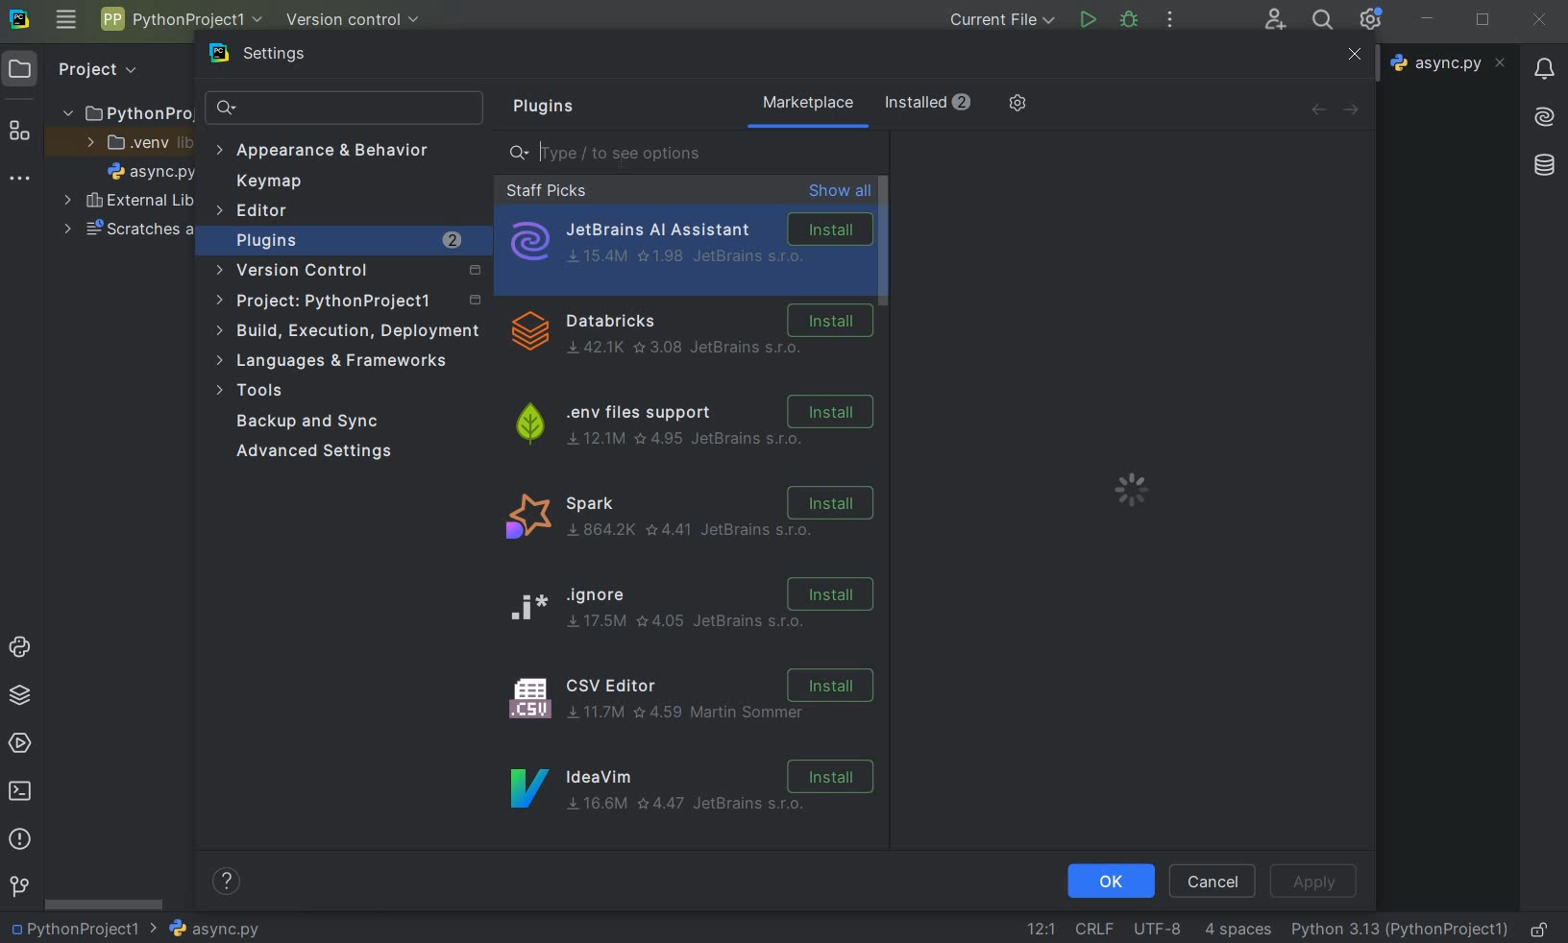 The width and height of the screenshot is (1568, 943). Describe the element at coordinates (1087, 19) in the screenshot. I see `run` at that location.